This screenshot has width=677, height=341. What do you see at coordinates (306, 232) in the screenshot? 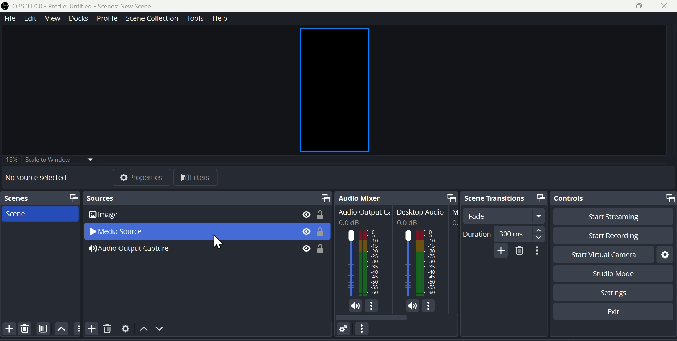
I see `Visibility` at bounding box center [306, 232].